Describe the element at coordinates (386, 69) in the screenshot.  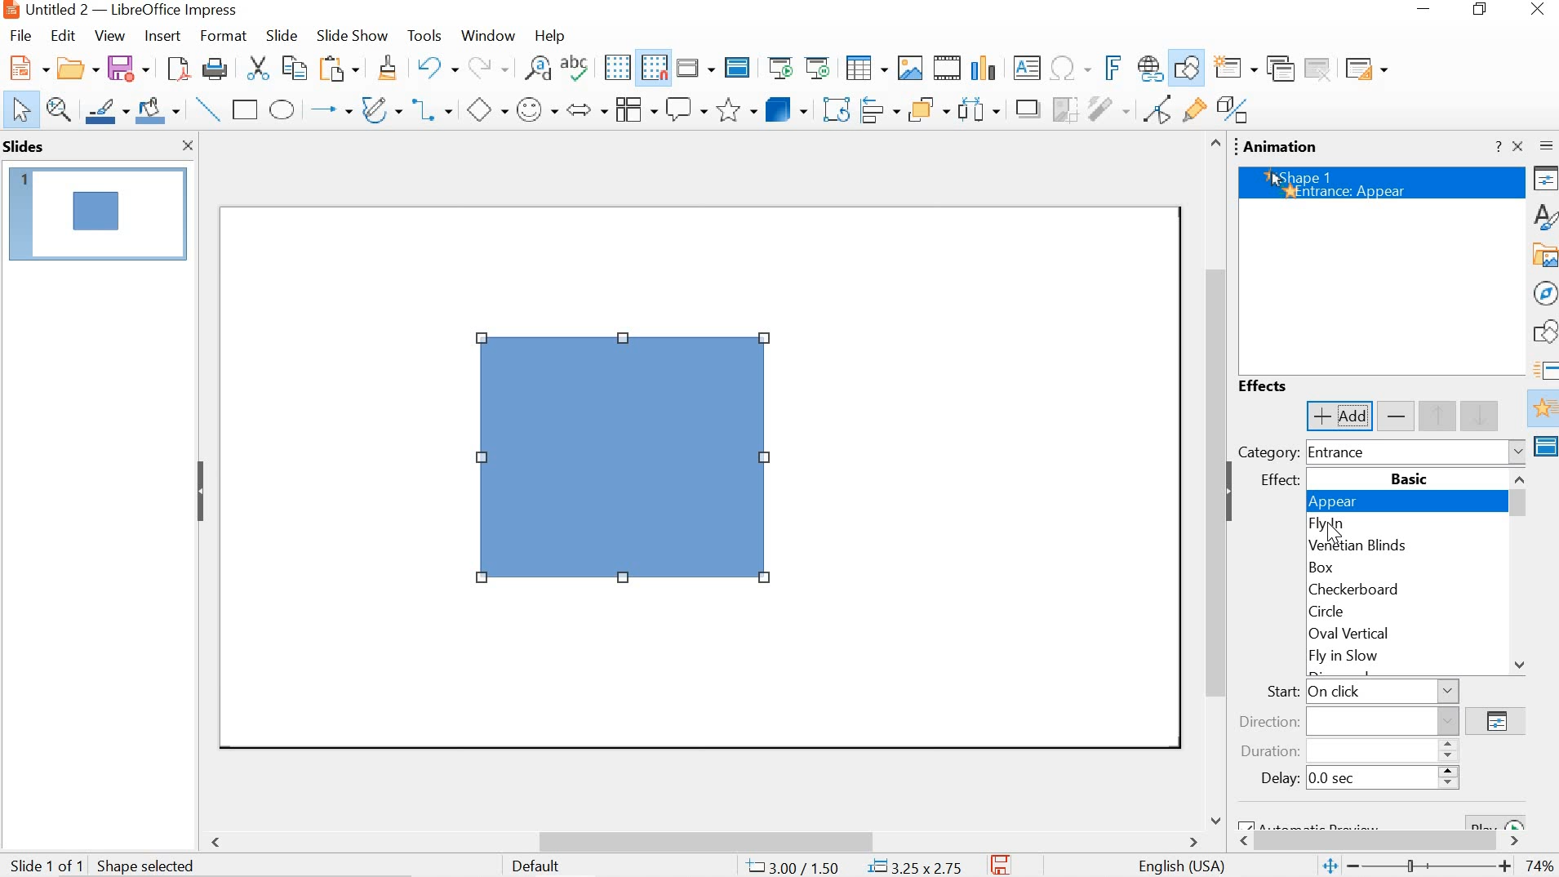
I see `clone formatting` at that location.